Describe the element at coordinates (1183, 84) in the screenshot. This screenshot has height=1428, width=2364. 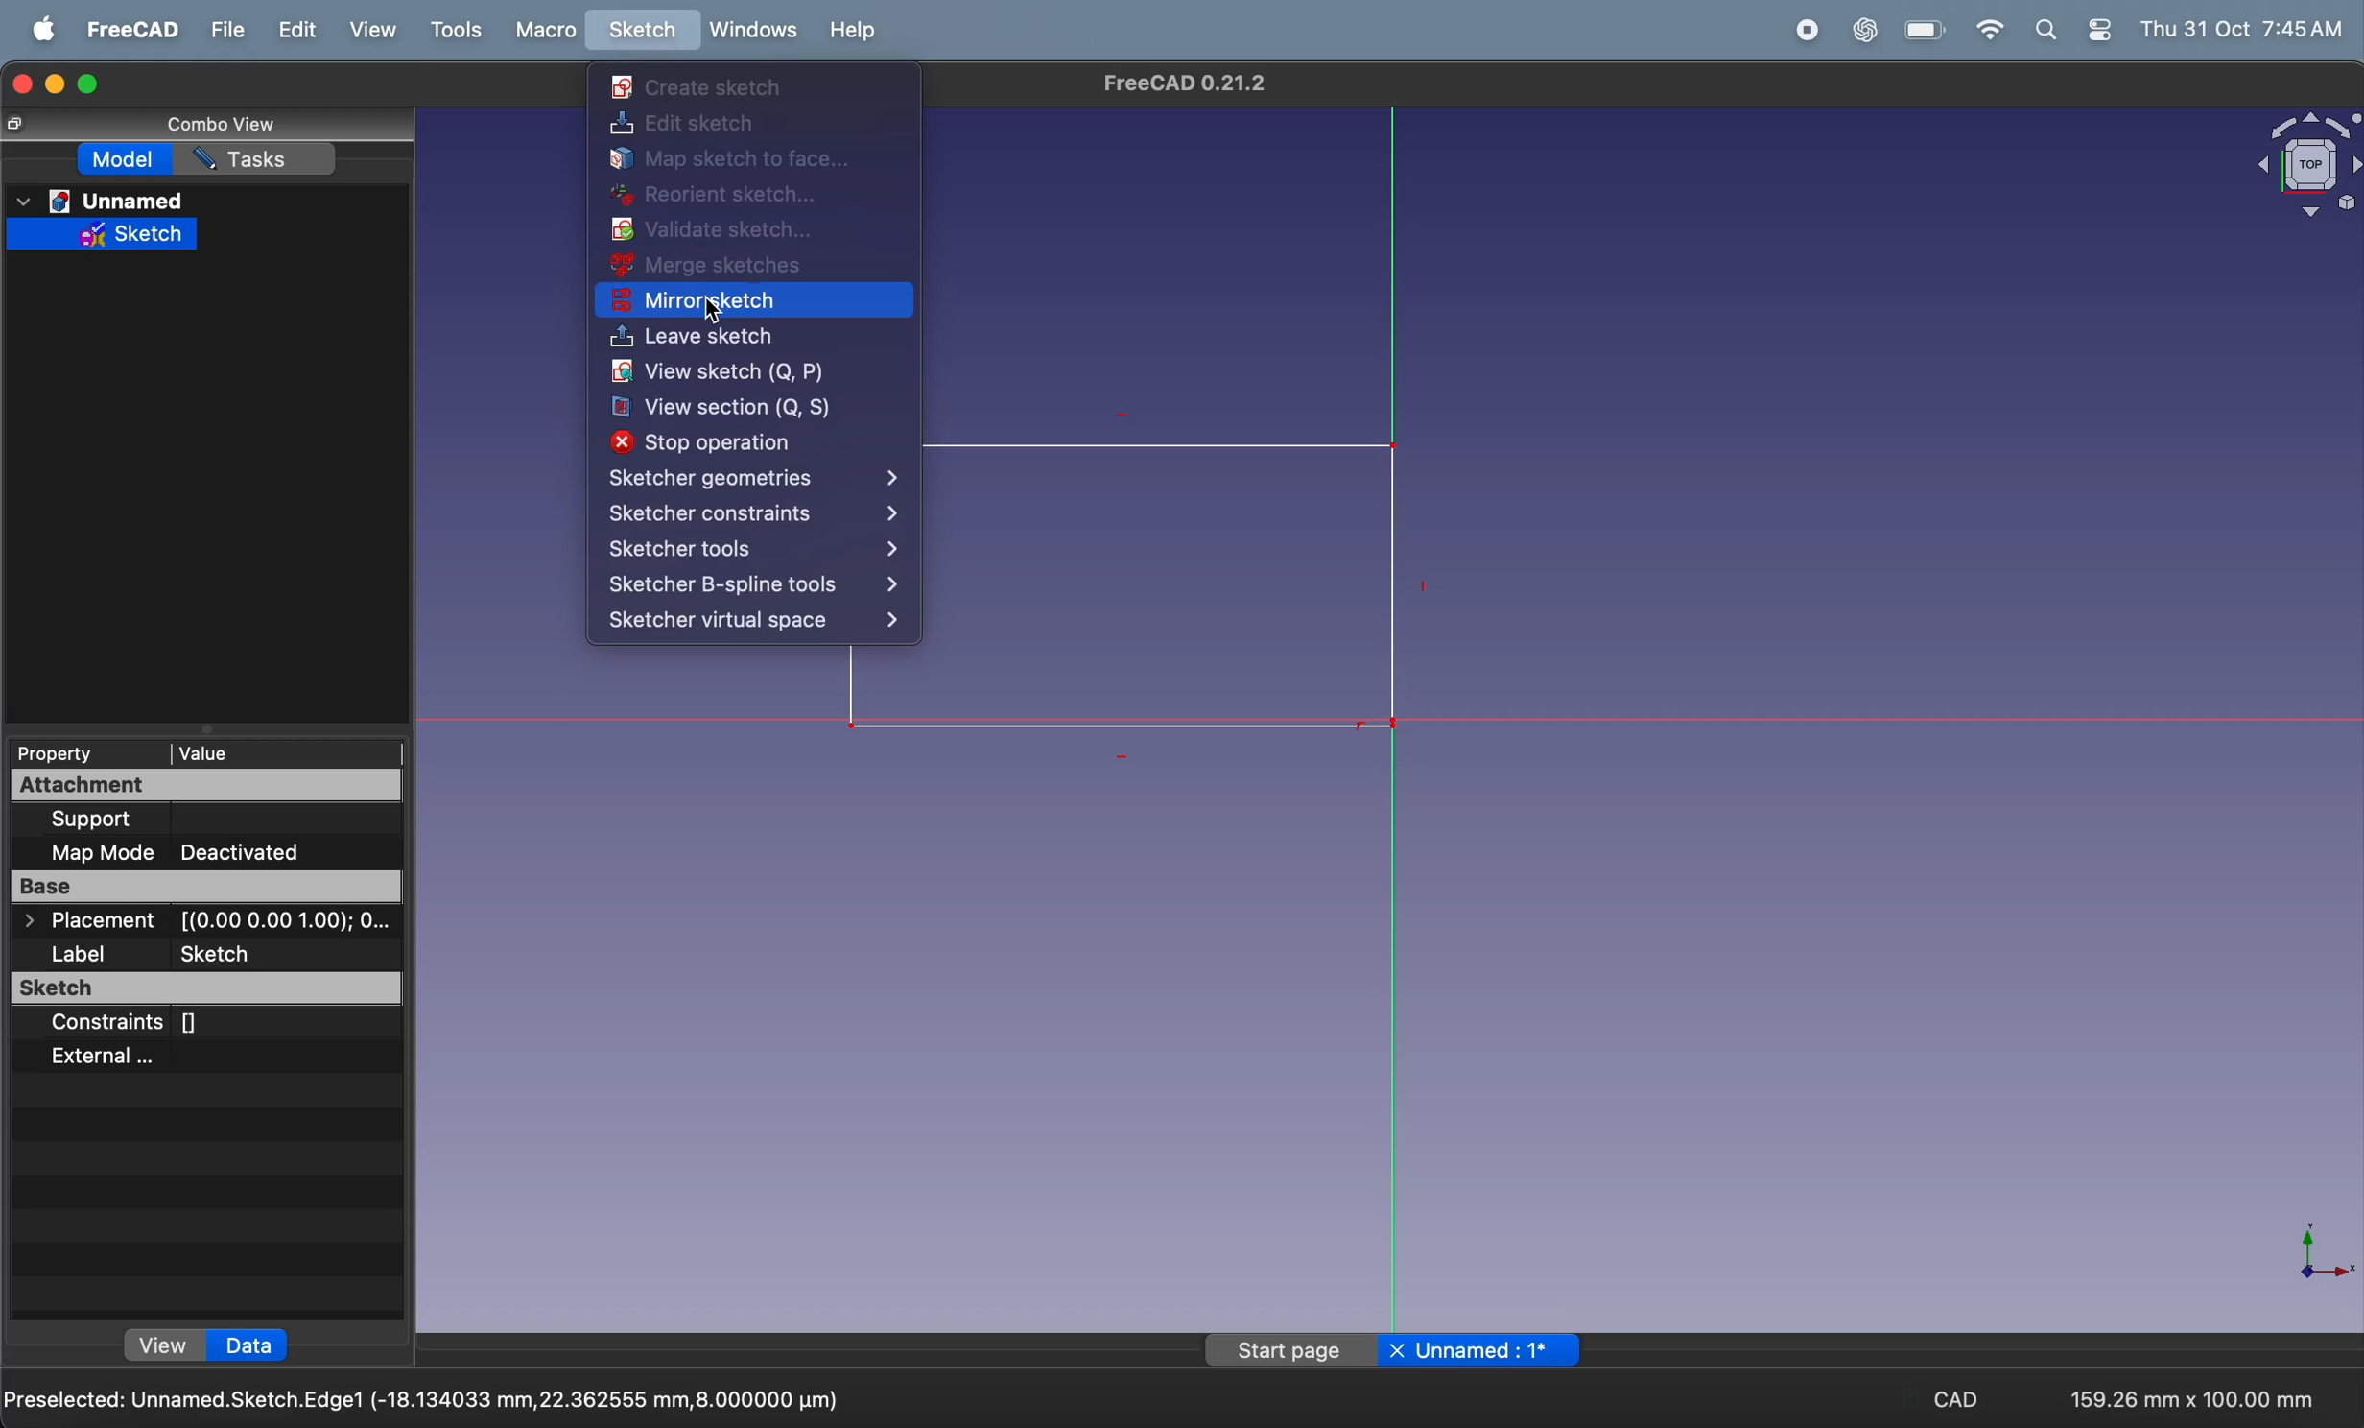
I see `freecad title` at that location.